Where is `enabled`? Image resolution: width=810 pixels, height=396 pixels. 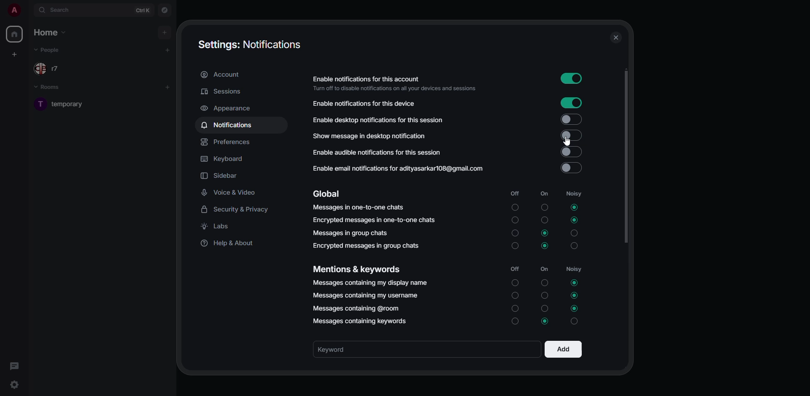 enabled is located at coordinates (570, 136).